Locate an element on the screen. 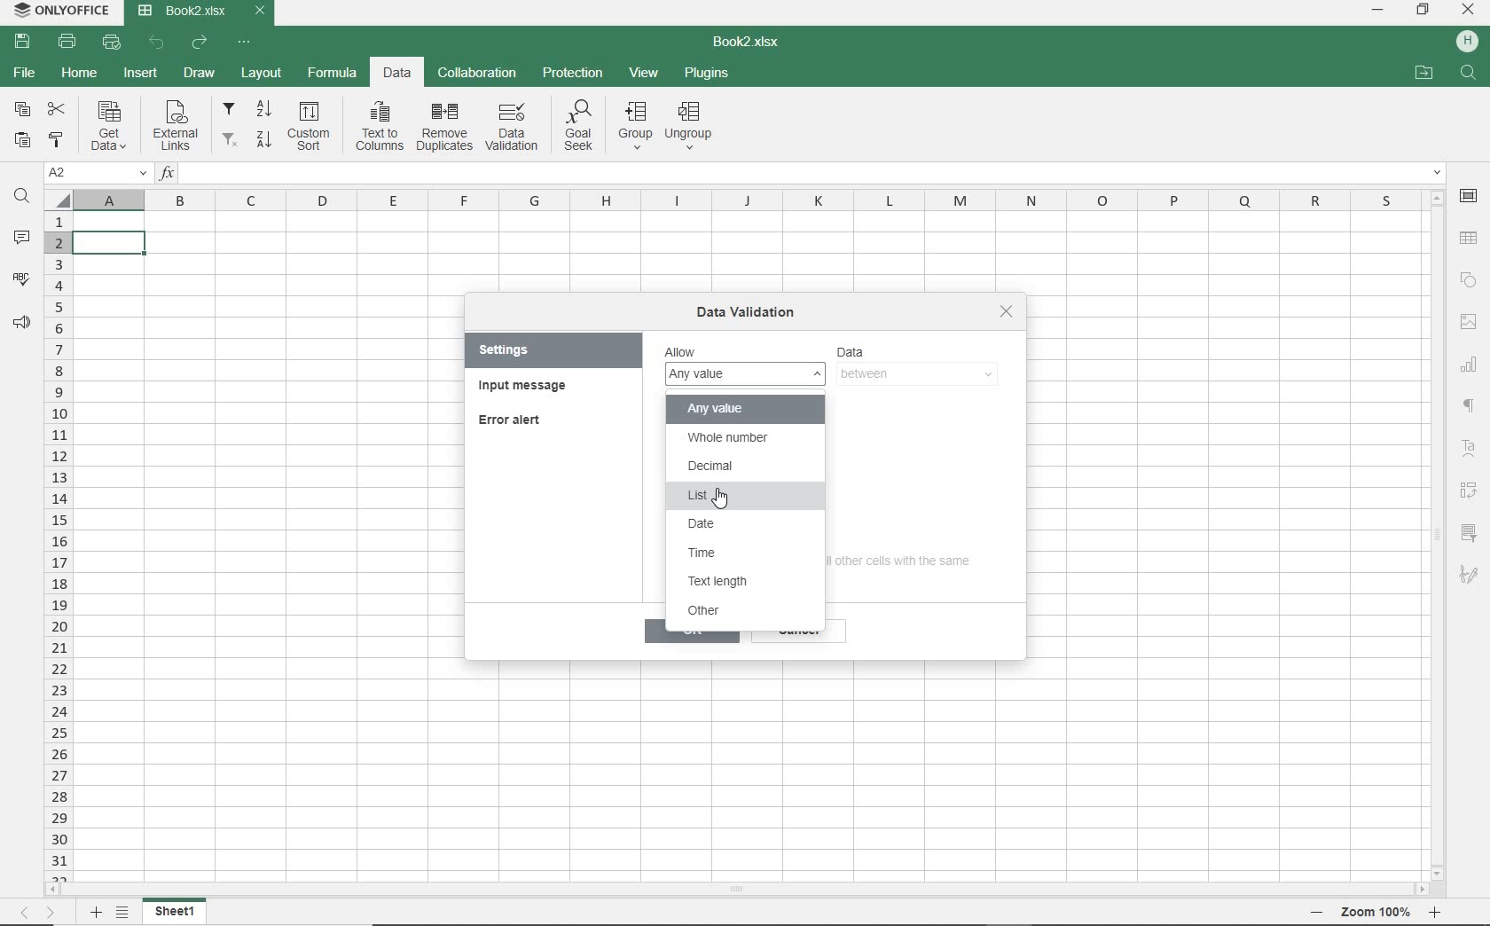 This screenshot has height=926, width=1490. external links is located at coordinates (178, 129).